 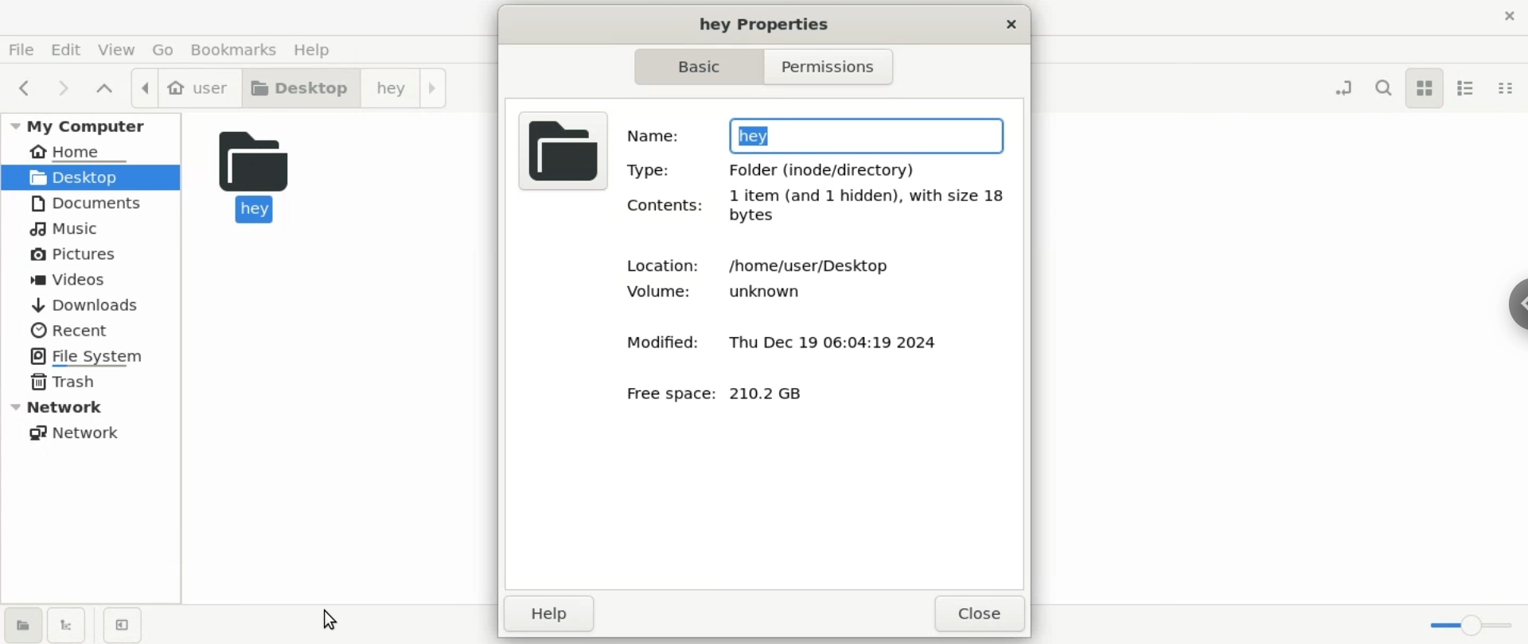 I want to click on toggle location entry , so click(x=1340, y=83).